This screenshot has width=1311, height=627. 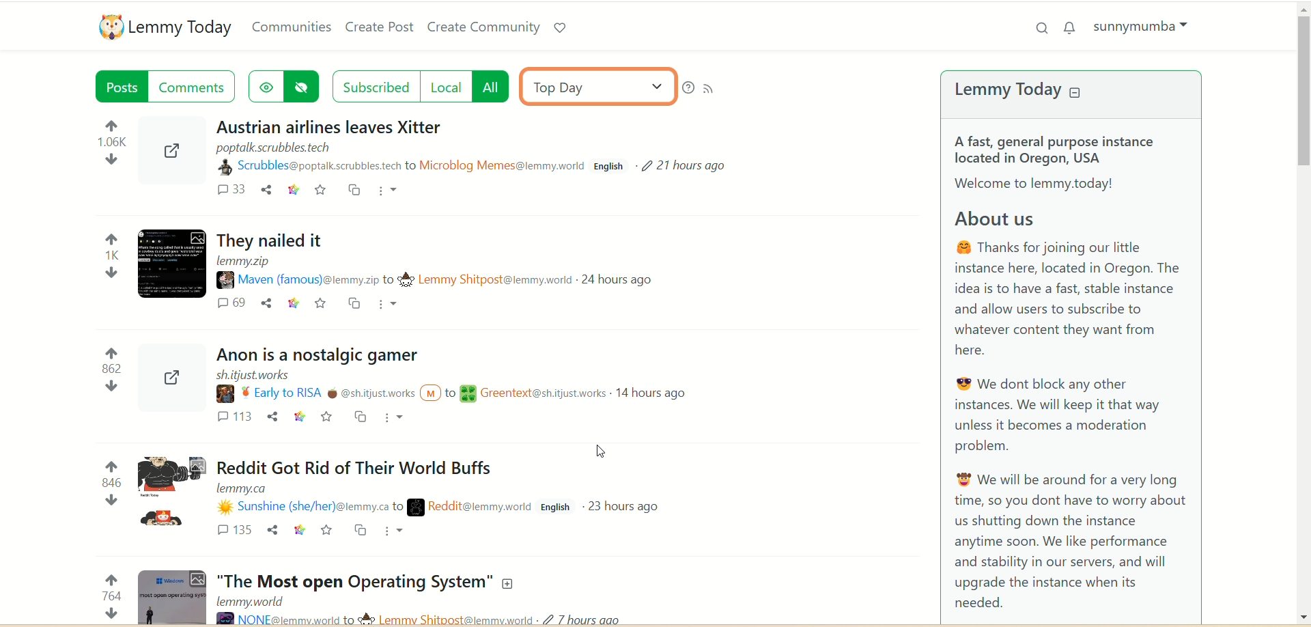 I want to click on help, so click(x=688, y=88).